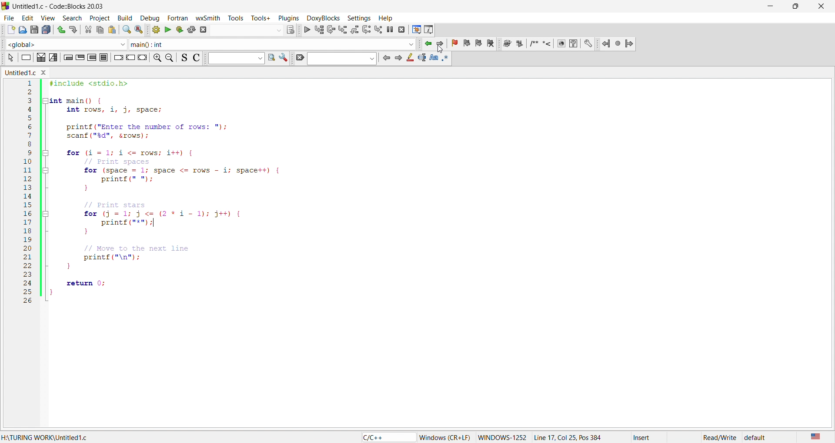 The image size is (835, 443). What do you see at coordinates (26, 73) in the screenshot?
I see `untitled.c window` at bounding box center [26, 73].